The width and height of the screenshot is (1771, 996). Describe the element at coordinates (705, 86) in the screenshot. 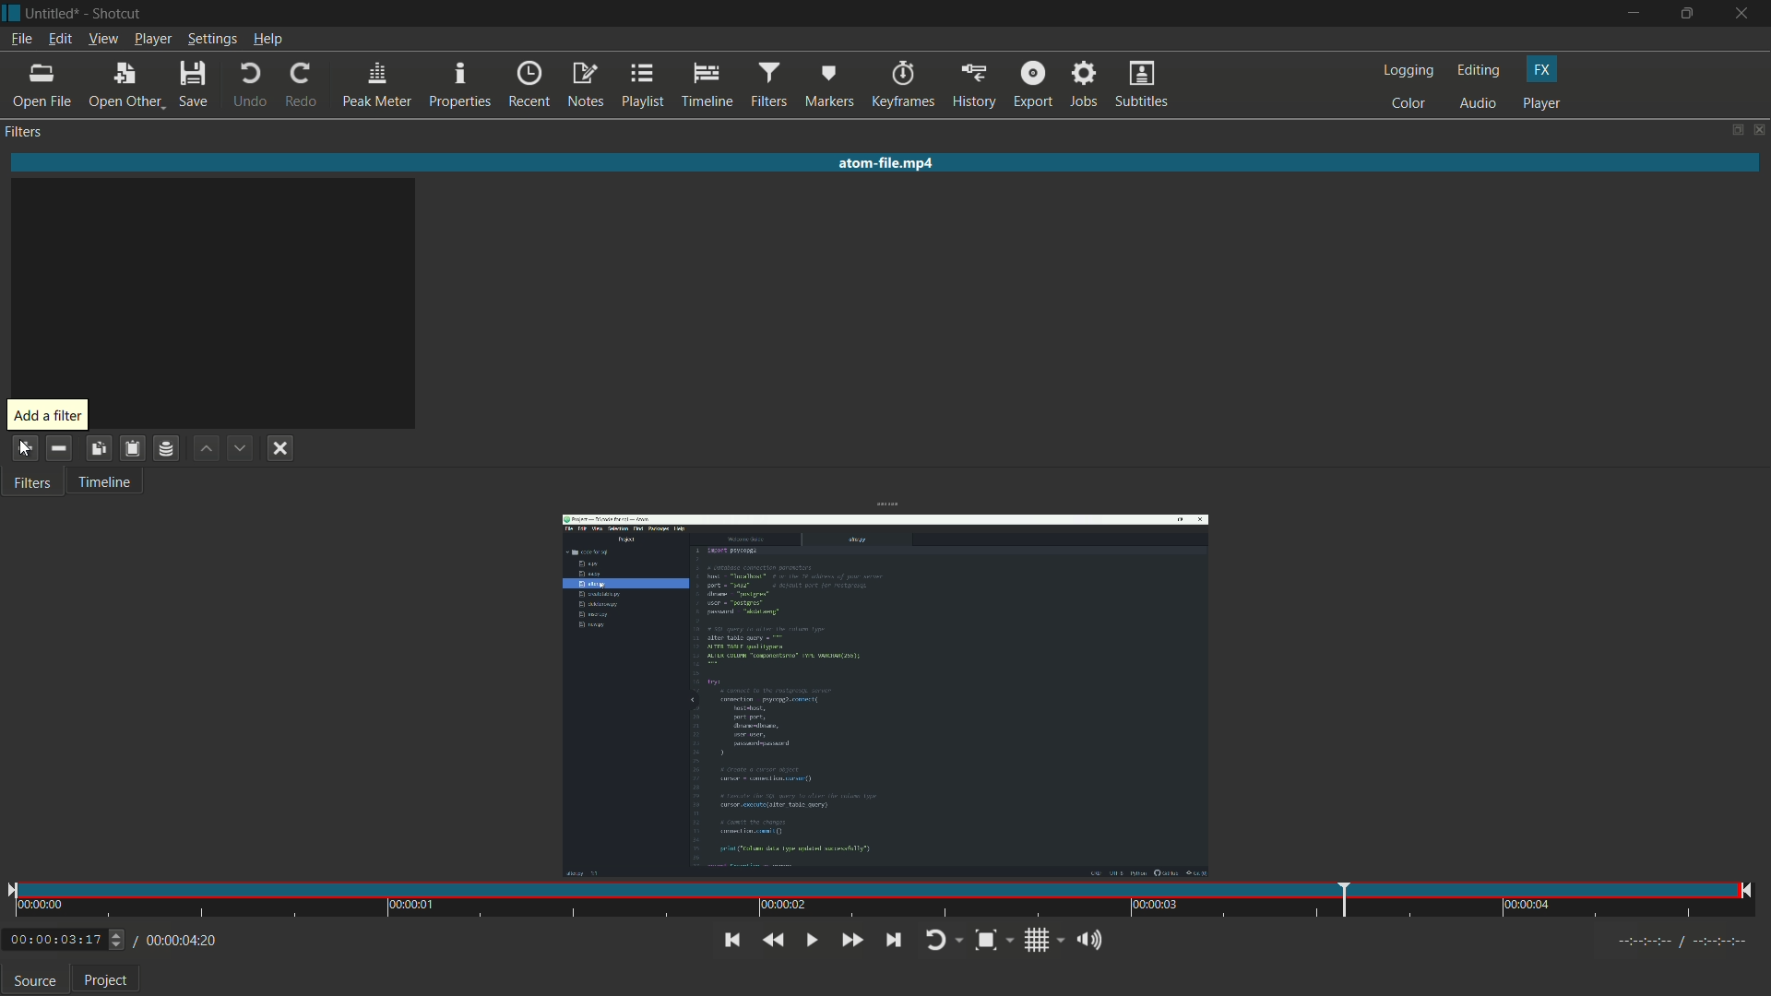

I see `timeline` at that location.